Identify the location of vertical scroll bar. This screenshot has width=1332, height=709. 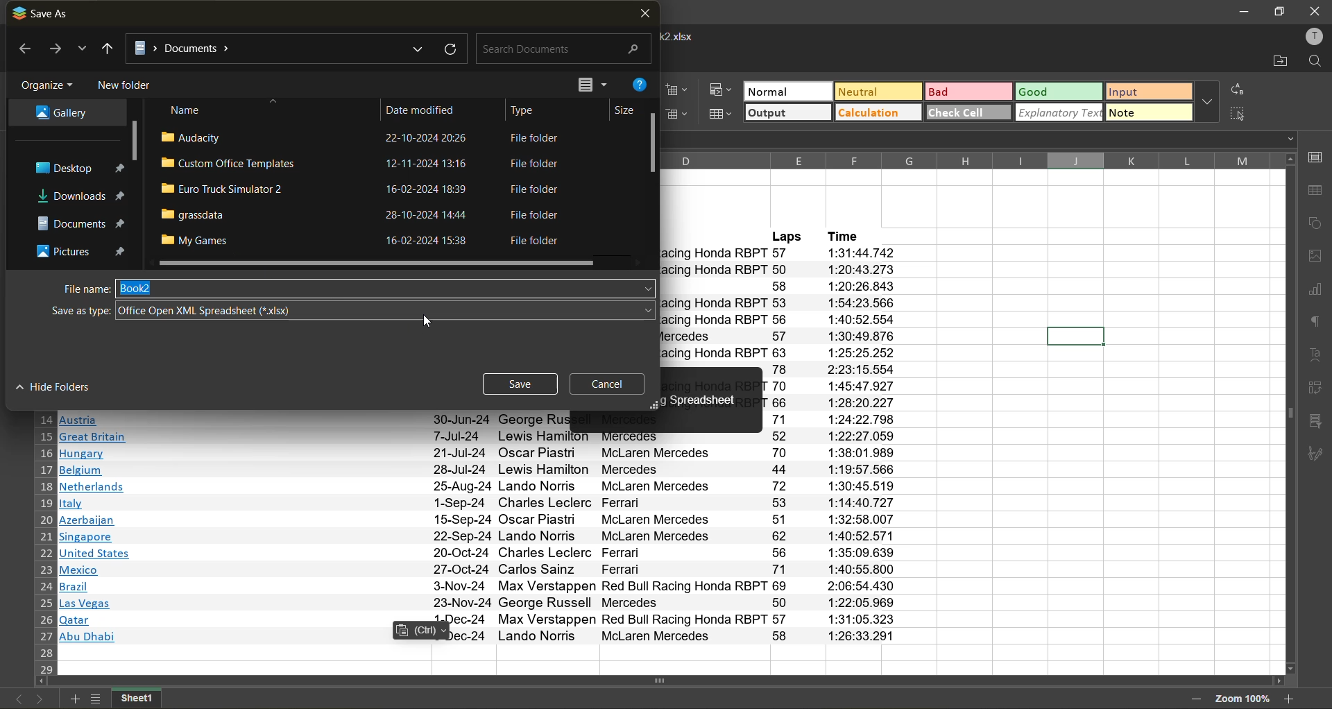
(654, 144).